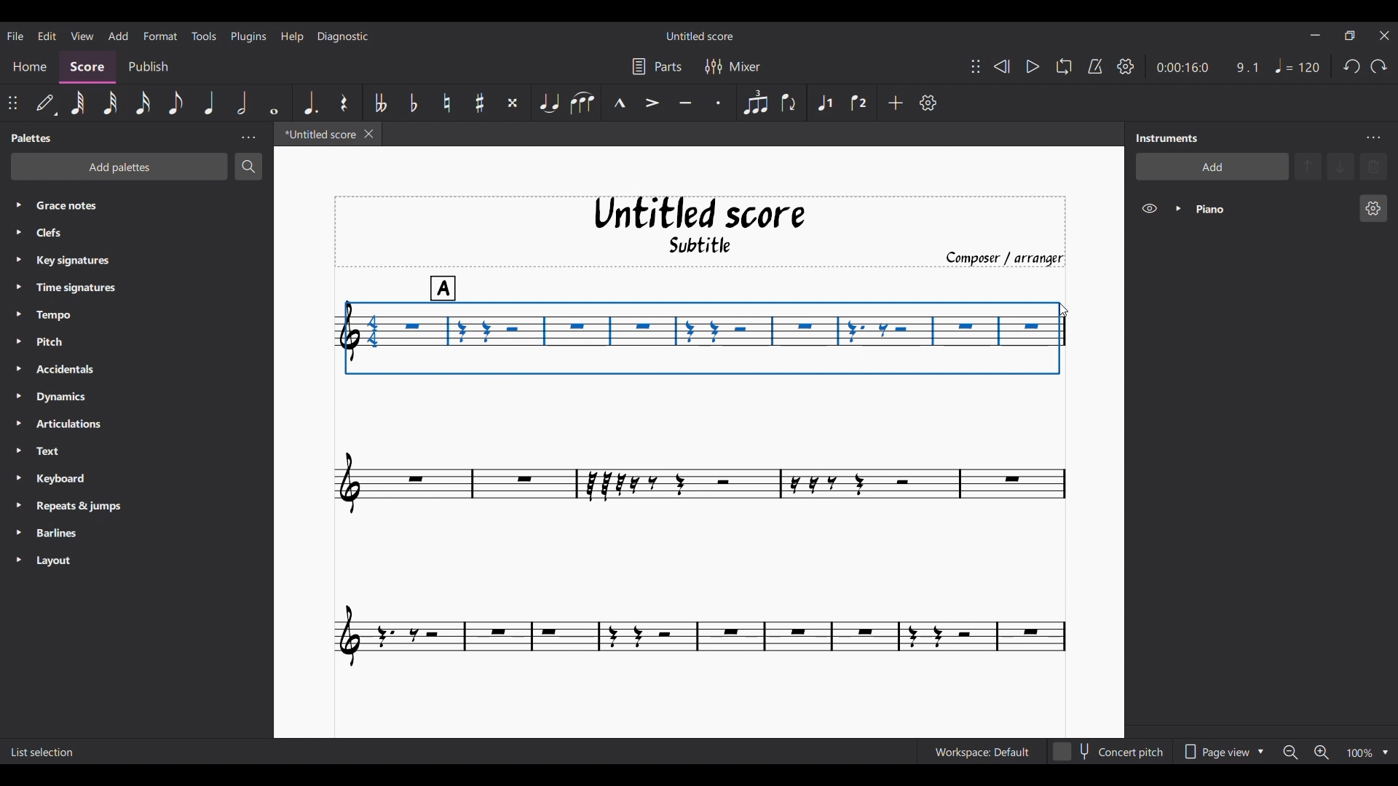  I want to click on Barlines, so click(79, 534).